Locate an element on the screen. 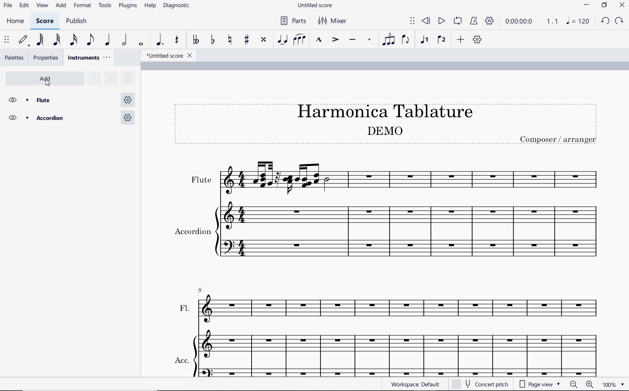 This screenshot has width=629, height=391. properties is located at coordinates (47, 58).